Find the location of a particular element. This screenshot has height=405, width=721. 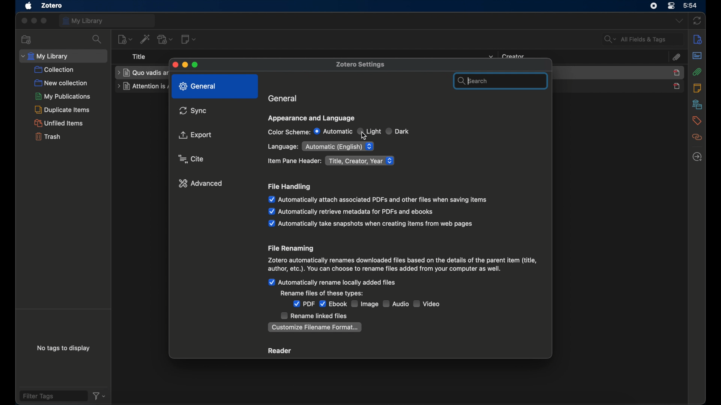

minimize is located at coordinates (34, 21).